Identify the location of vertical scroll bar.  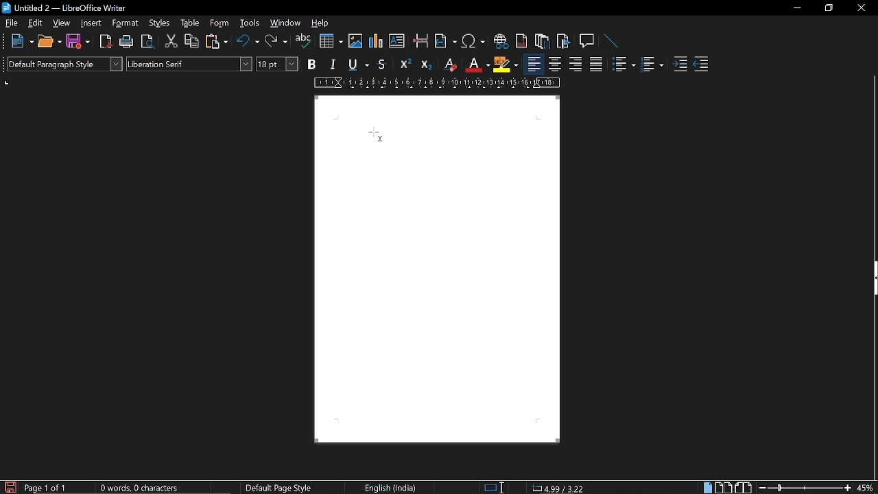
(873, 166).